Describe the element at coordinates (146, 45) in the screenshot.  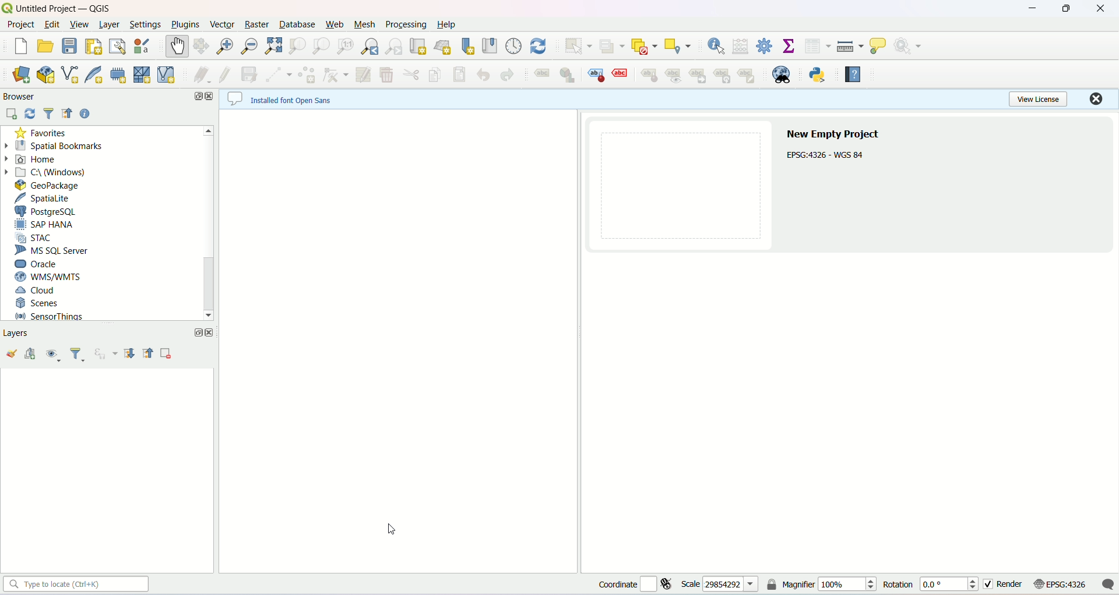
I see `style manager` at that location.